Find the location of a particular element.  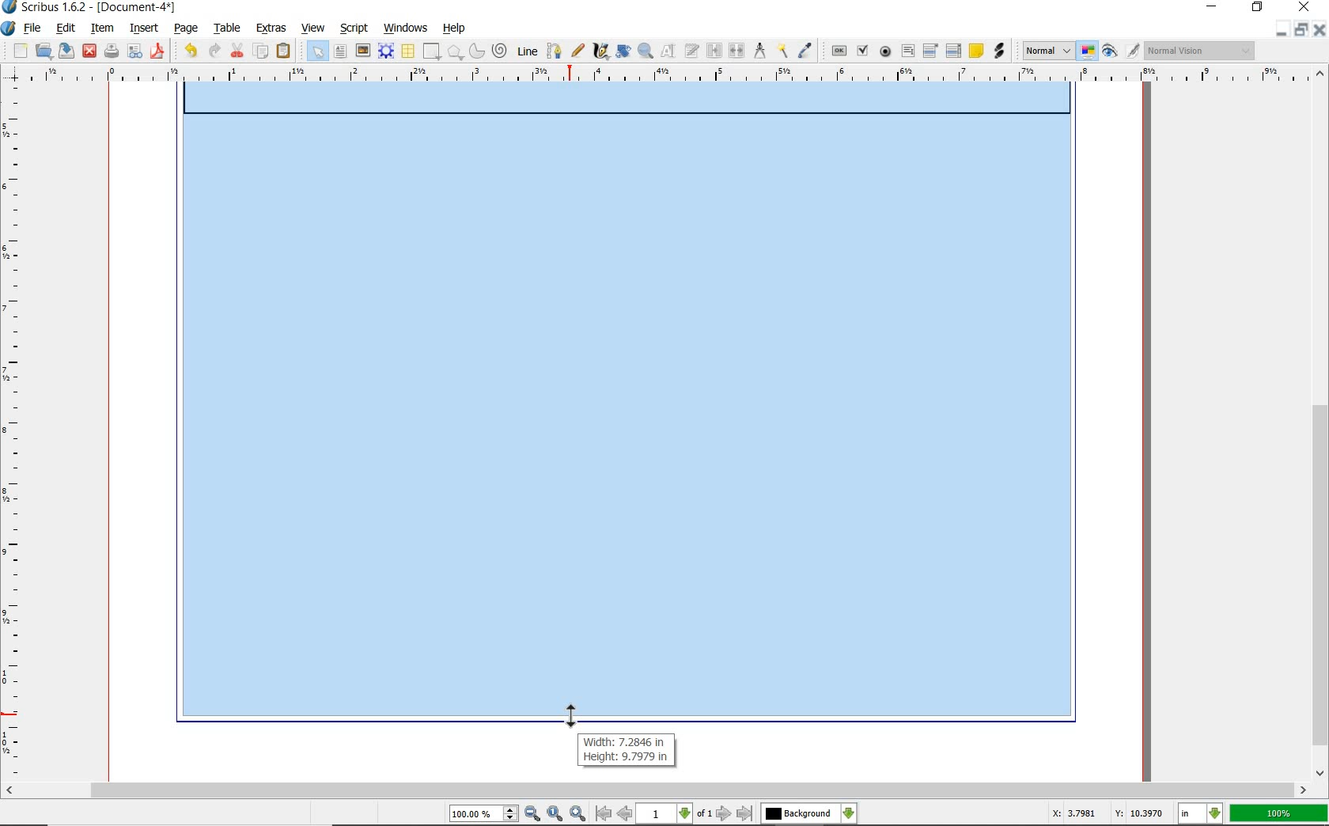

preflight verifier is located at coordinates (135, 51).